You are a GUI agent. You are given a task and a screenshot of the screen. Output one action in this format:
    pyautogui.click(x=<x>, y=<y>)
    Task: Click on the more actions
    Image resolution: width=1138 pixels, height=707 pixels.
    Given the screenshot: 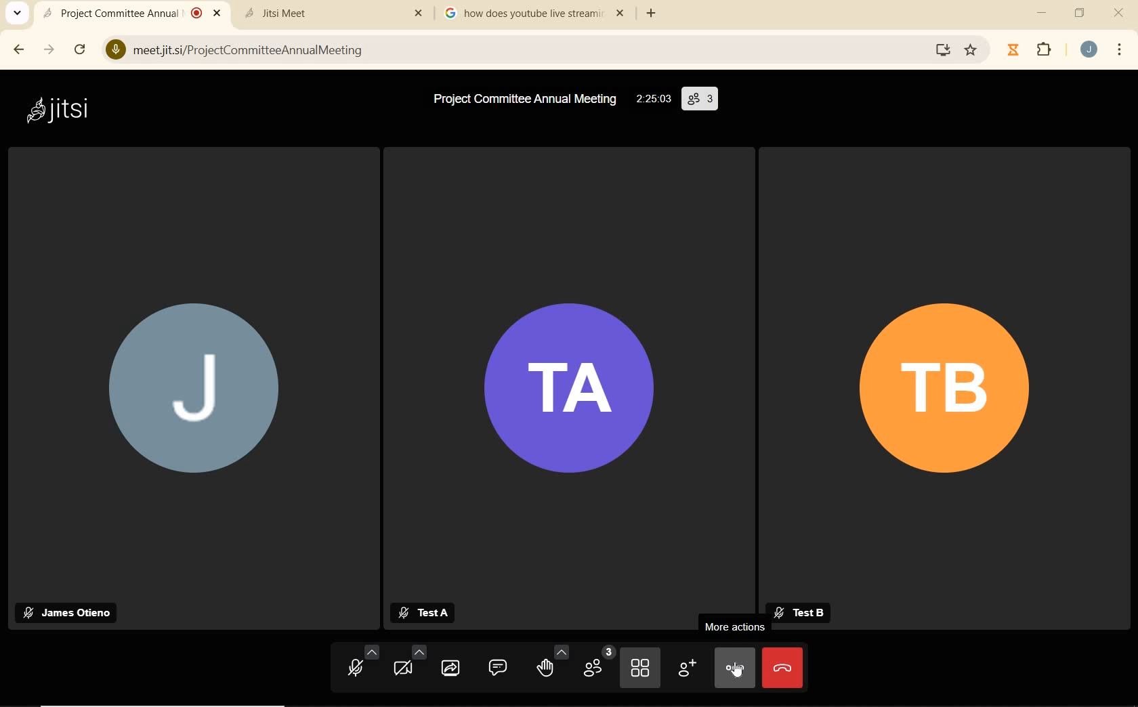 What is the action you would take?
    pyautogui.click(x=735, y=627)
    